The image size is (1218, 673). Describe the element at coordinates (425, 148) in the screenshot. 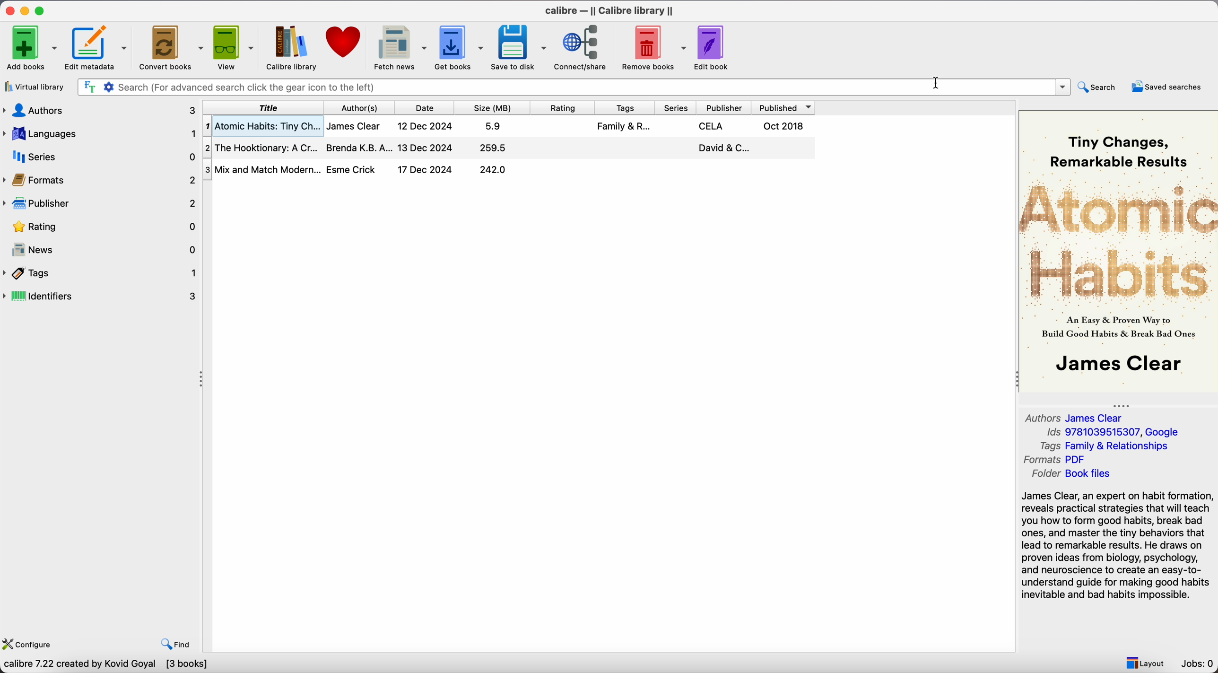

I see `13 Dec 2024` at that location.